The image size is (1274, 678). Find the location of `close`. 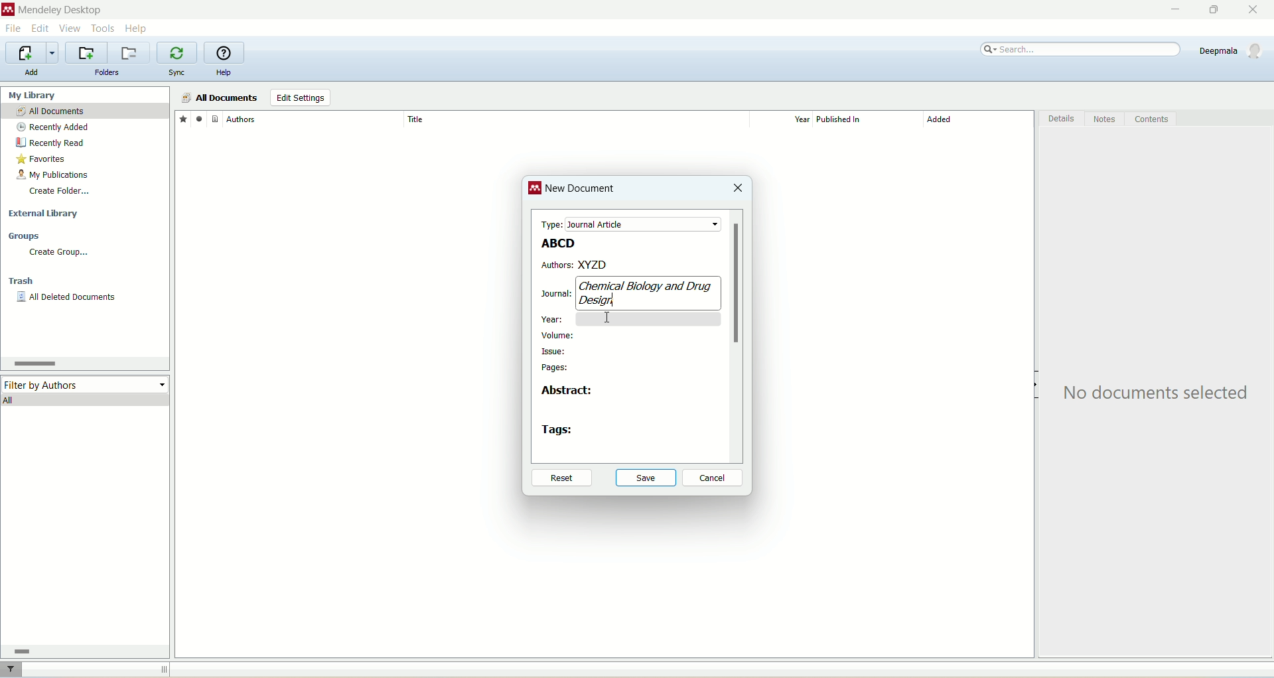

close is located at coordinates (1259, 10).